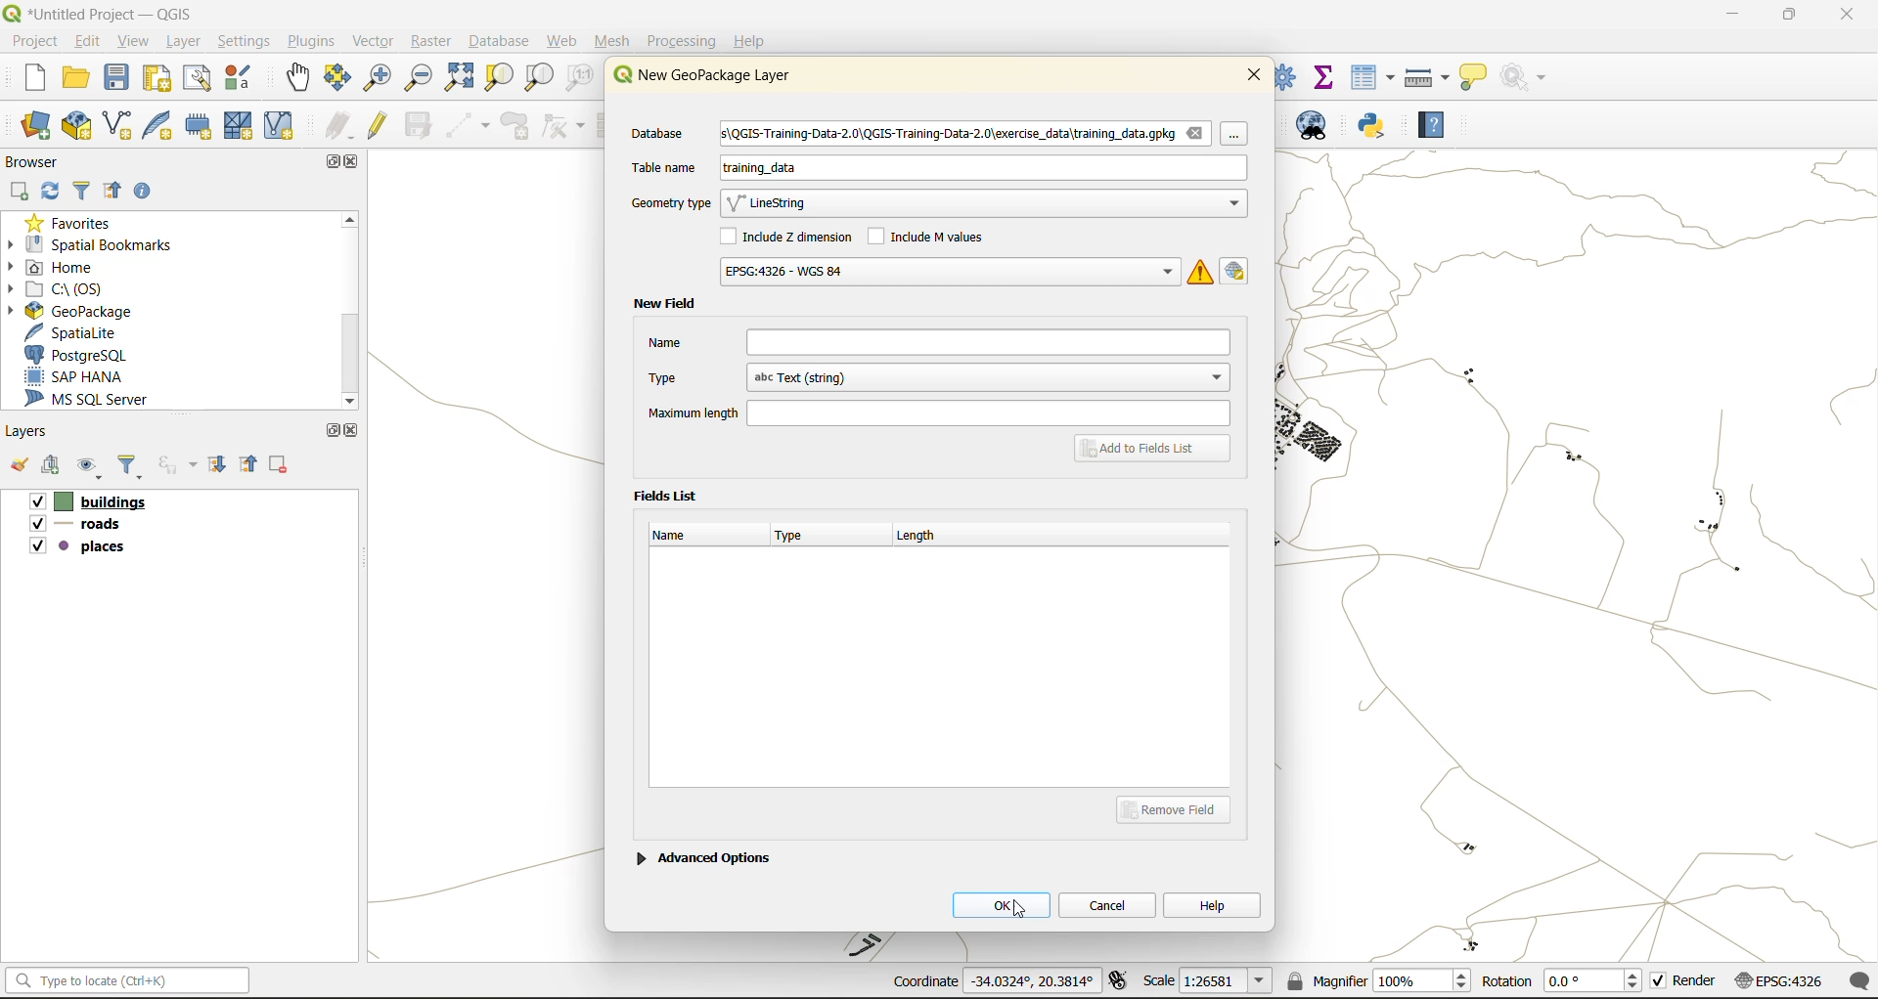 The height and width of the screenshot is (999, 1878). Describe the element at coordinates (36, 126) in the screenshot. I see `open data source manager` at that location.